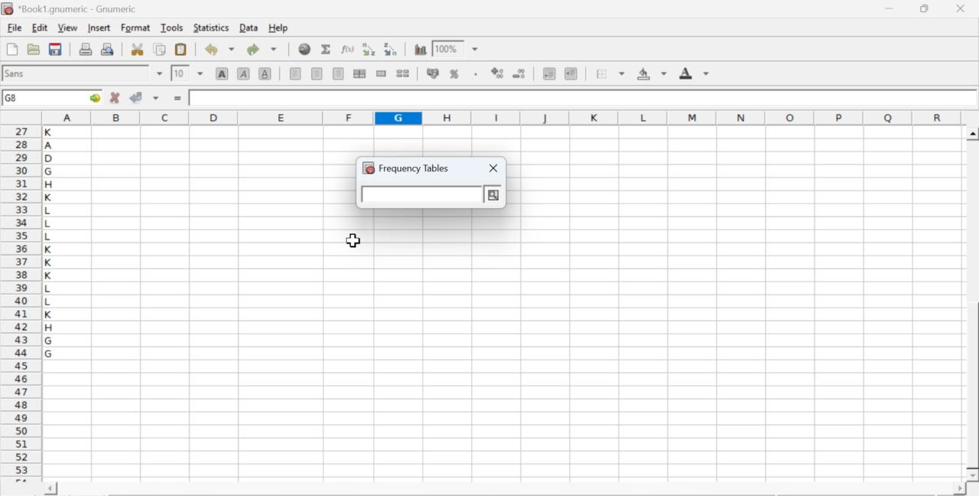 The image size is (979, 496). Describe the element at coordinates (280, 28) in the screenshot. I see `help` at that location.